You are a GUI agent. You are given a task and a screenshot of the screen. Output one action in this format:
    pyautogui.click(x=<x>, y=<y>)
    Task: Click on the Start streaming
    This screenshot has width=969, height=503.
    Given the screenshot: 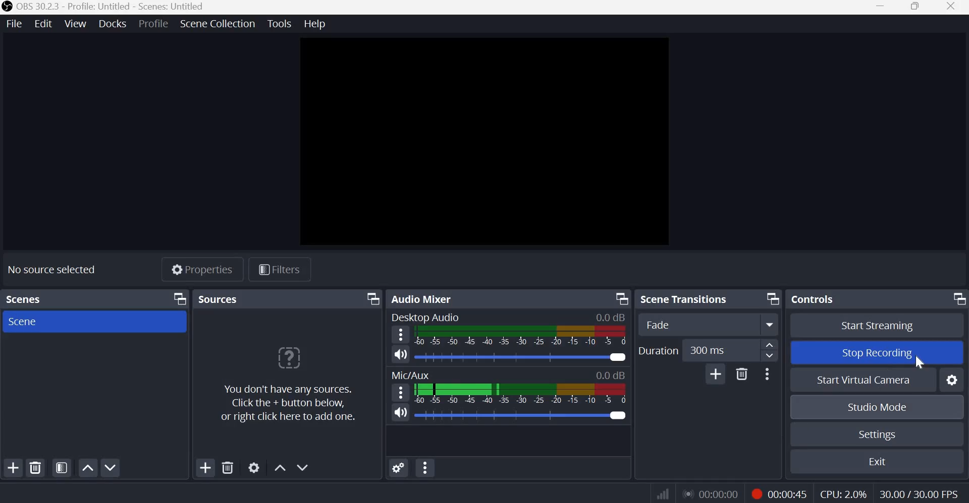 What is the action you would take?
    pyautogui.click(x=875, y=326)
    